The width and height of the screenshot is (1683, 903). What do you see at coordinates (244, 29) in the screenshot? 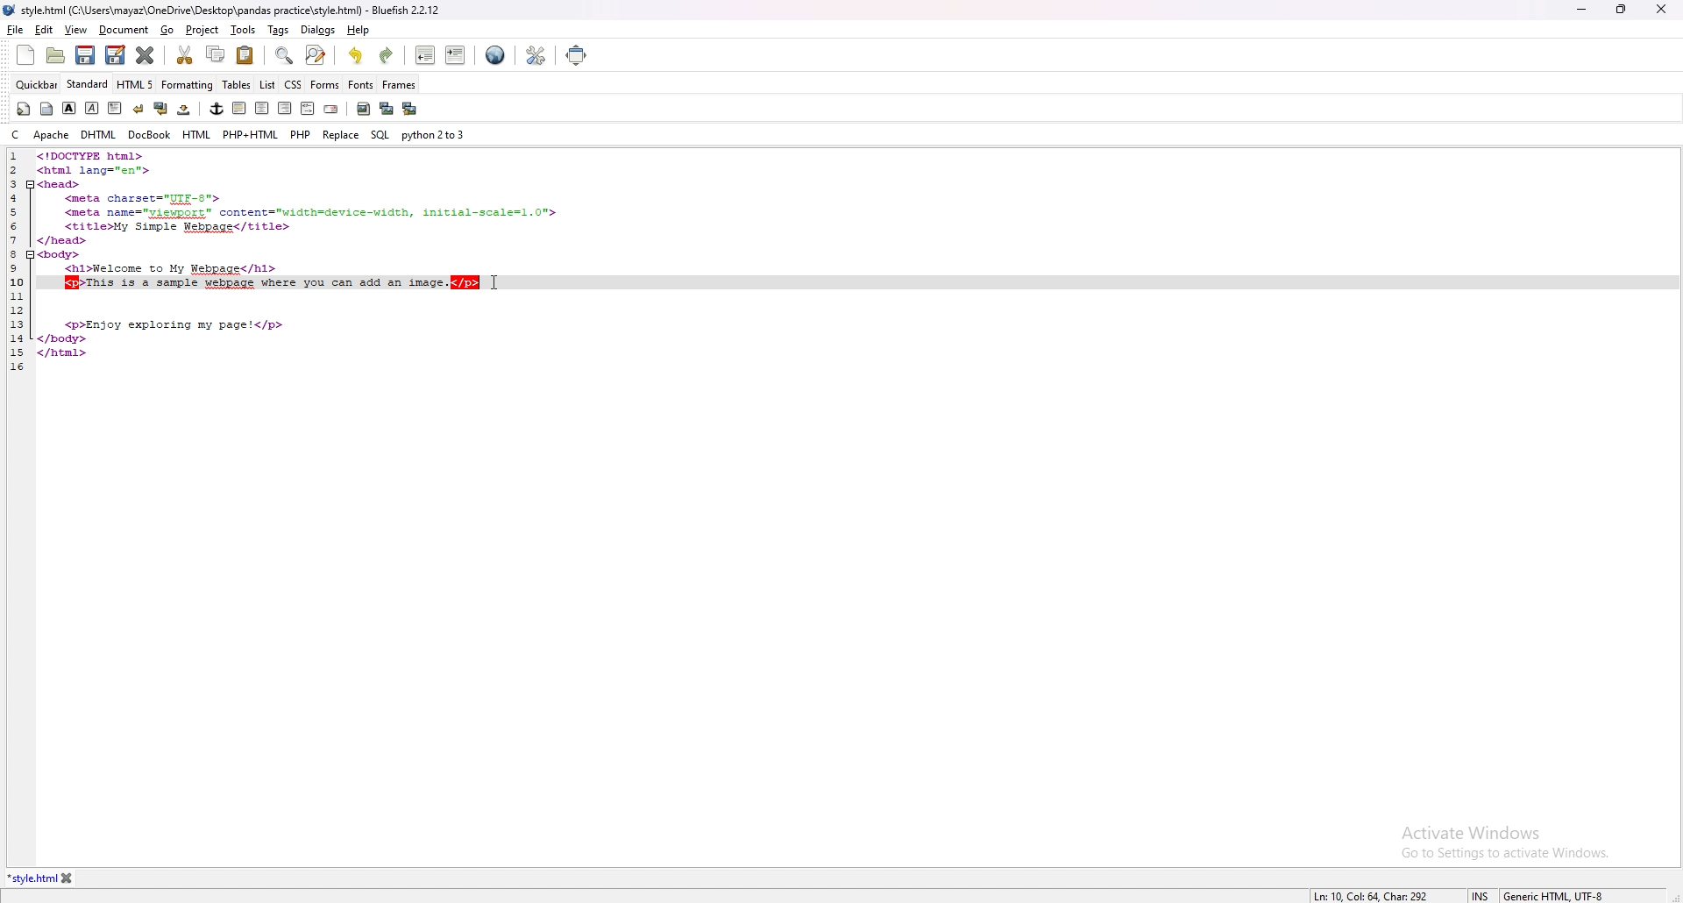
I see `tools` at bounding box center [244, 29].